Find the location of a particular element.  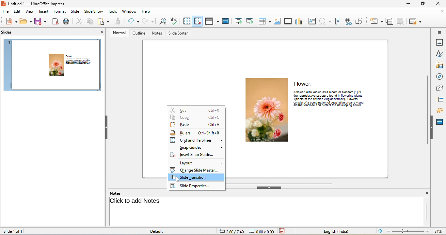

slide 1 of 1 is located at coordinates (12, 231).